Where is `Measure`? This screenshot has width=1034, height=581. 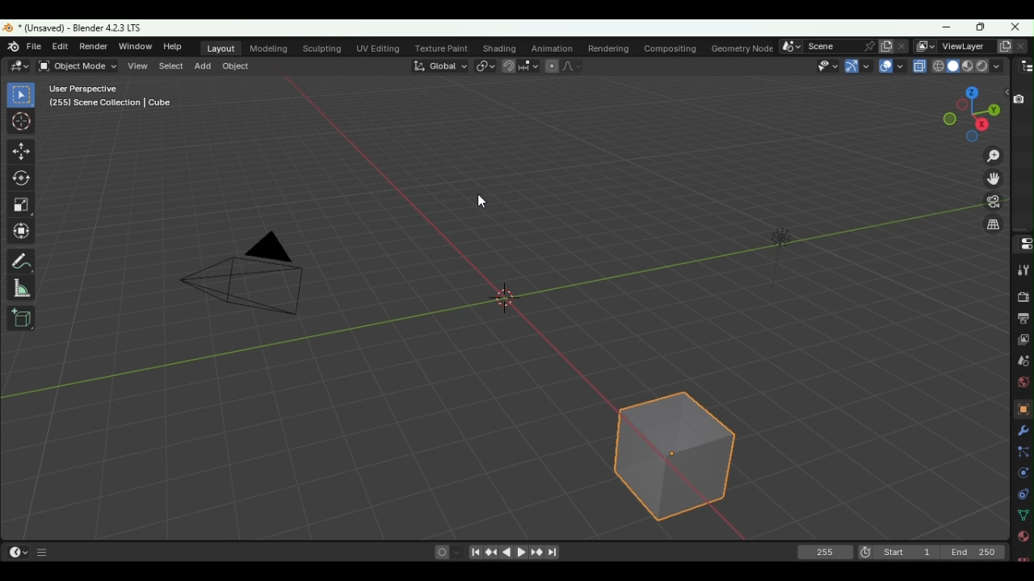
Measure is located at coordinates (20, 287).